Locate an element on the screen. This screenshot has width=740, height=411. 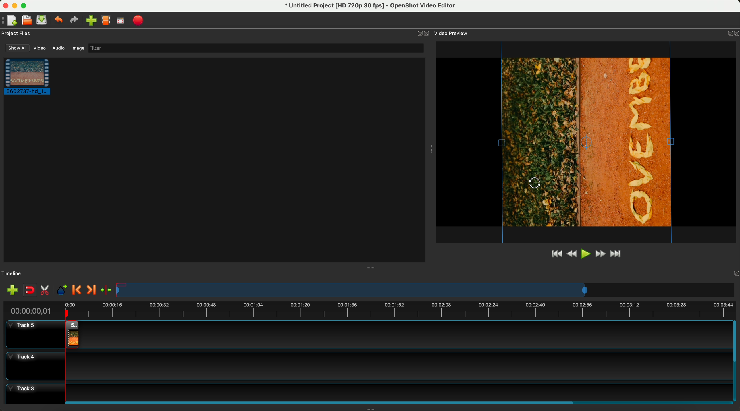
jump to start is located at coordinates (556, 254).